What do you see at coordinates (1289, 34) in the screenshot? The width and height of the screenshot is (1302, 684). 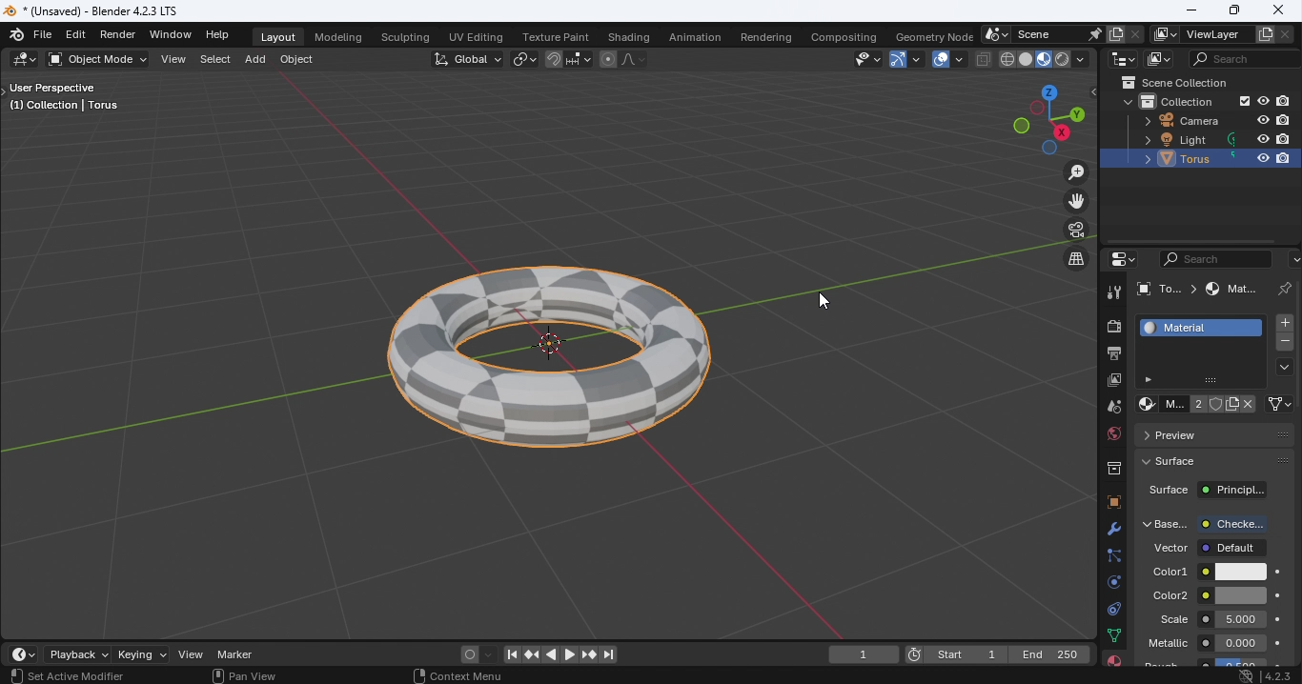 I see `Remove view layer` at bounding box center [1289, 34].